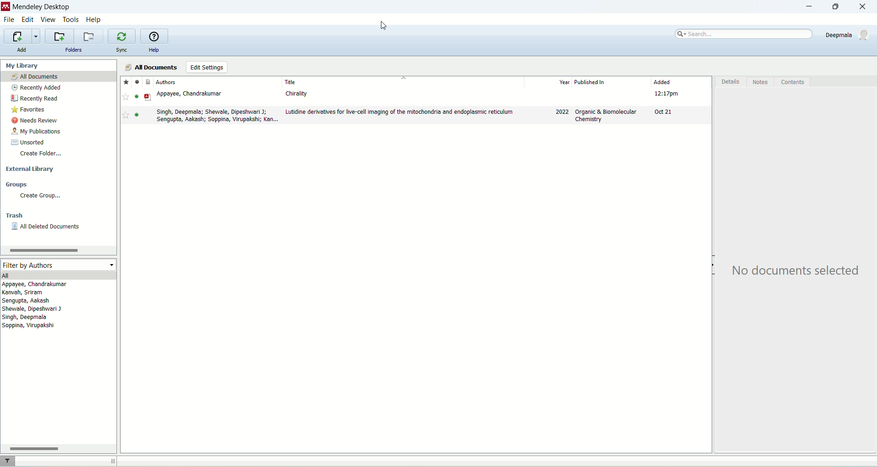 This screenshot has height=467, width=877. I want to click on help, so click(94, 19).